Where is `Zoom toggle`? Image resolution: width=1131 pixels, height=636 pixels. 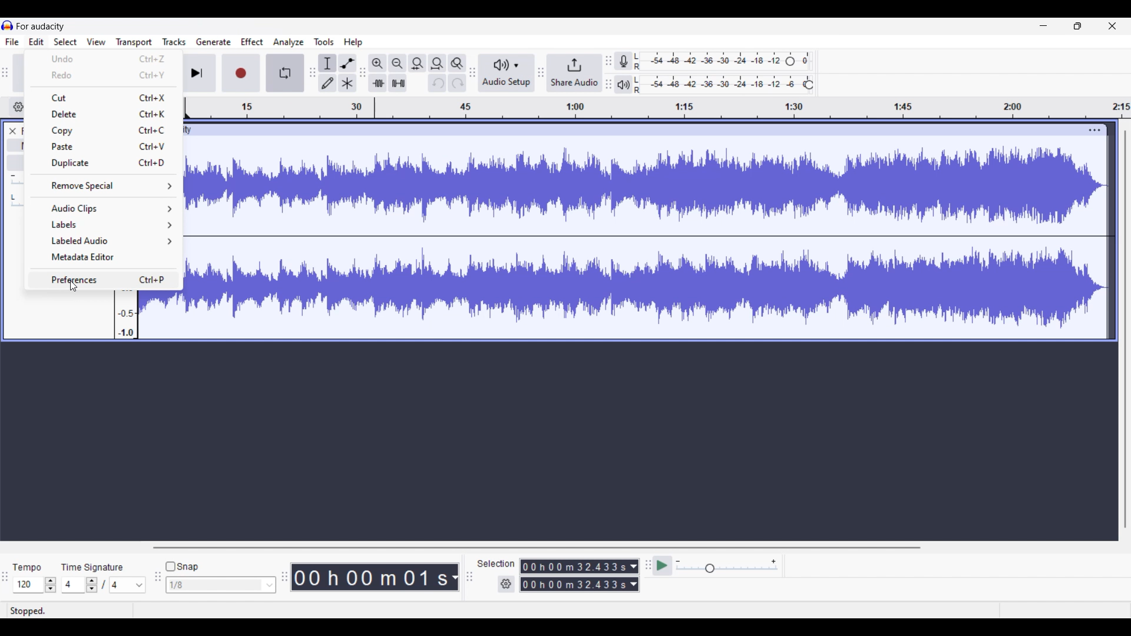 Zoom toggle is located at coordinates (457, 63).